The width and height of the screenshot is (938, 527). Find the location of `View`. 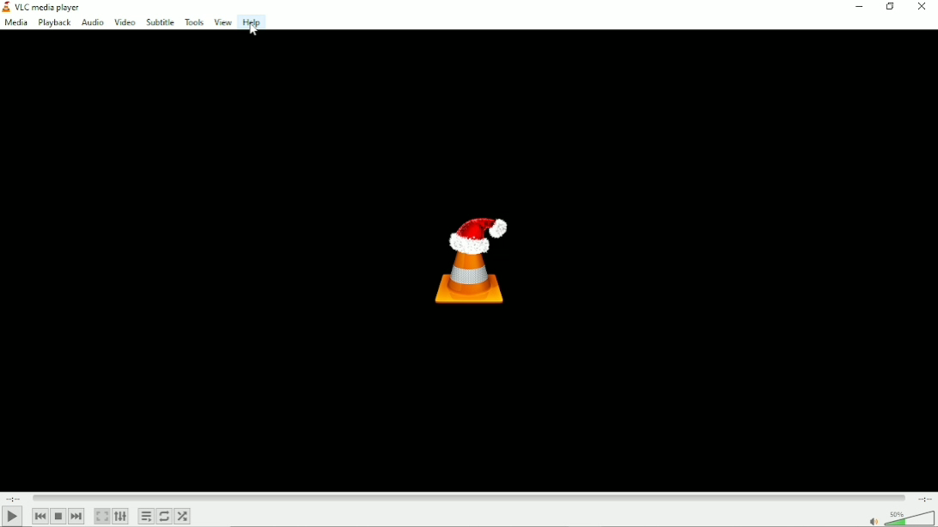

View is located at coordinates (223, 21).